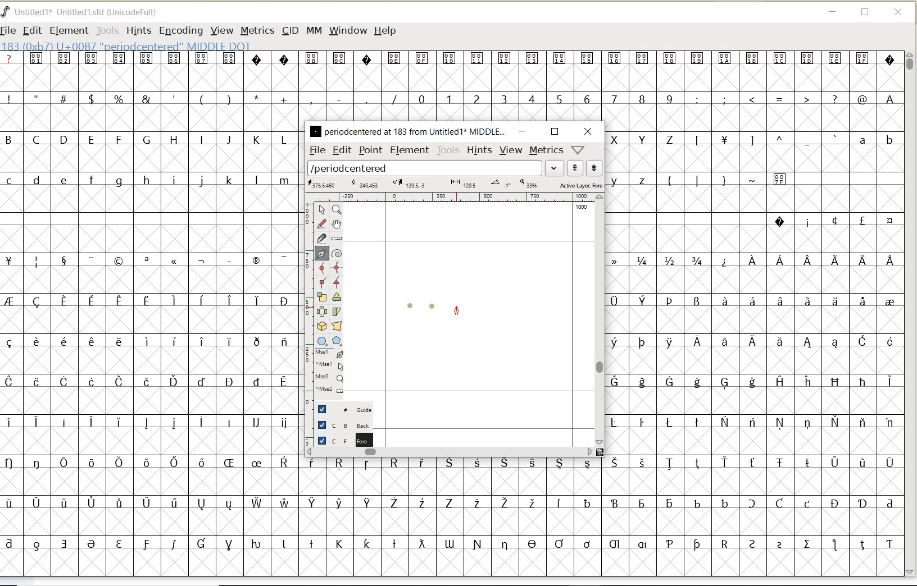 The width and height of the screenshot is (917, 586). What do you see at coordinates (337, 326) in the screenshot?
I see `perform a perspective transformation on the selection` at bounding box center [337, 326].